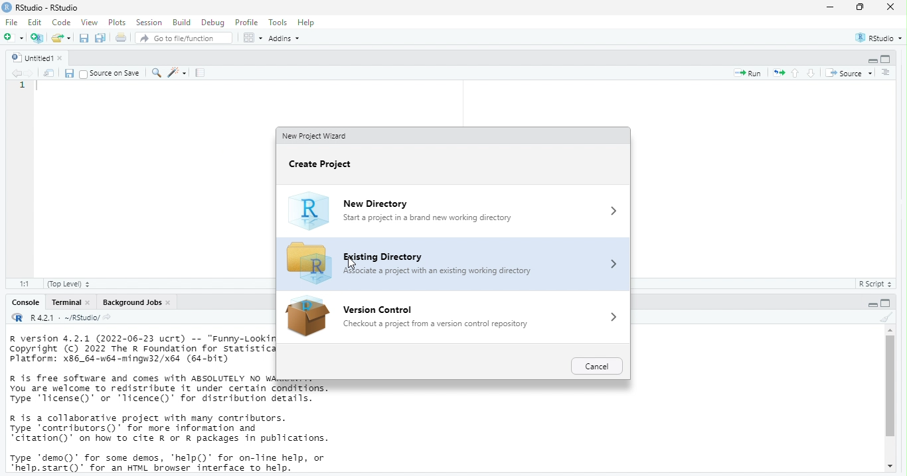  I want to click on R Script, so click(874, 284).